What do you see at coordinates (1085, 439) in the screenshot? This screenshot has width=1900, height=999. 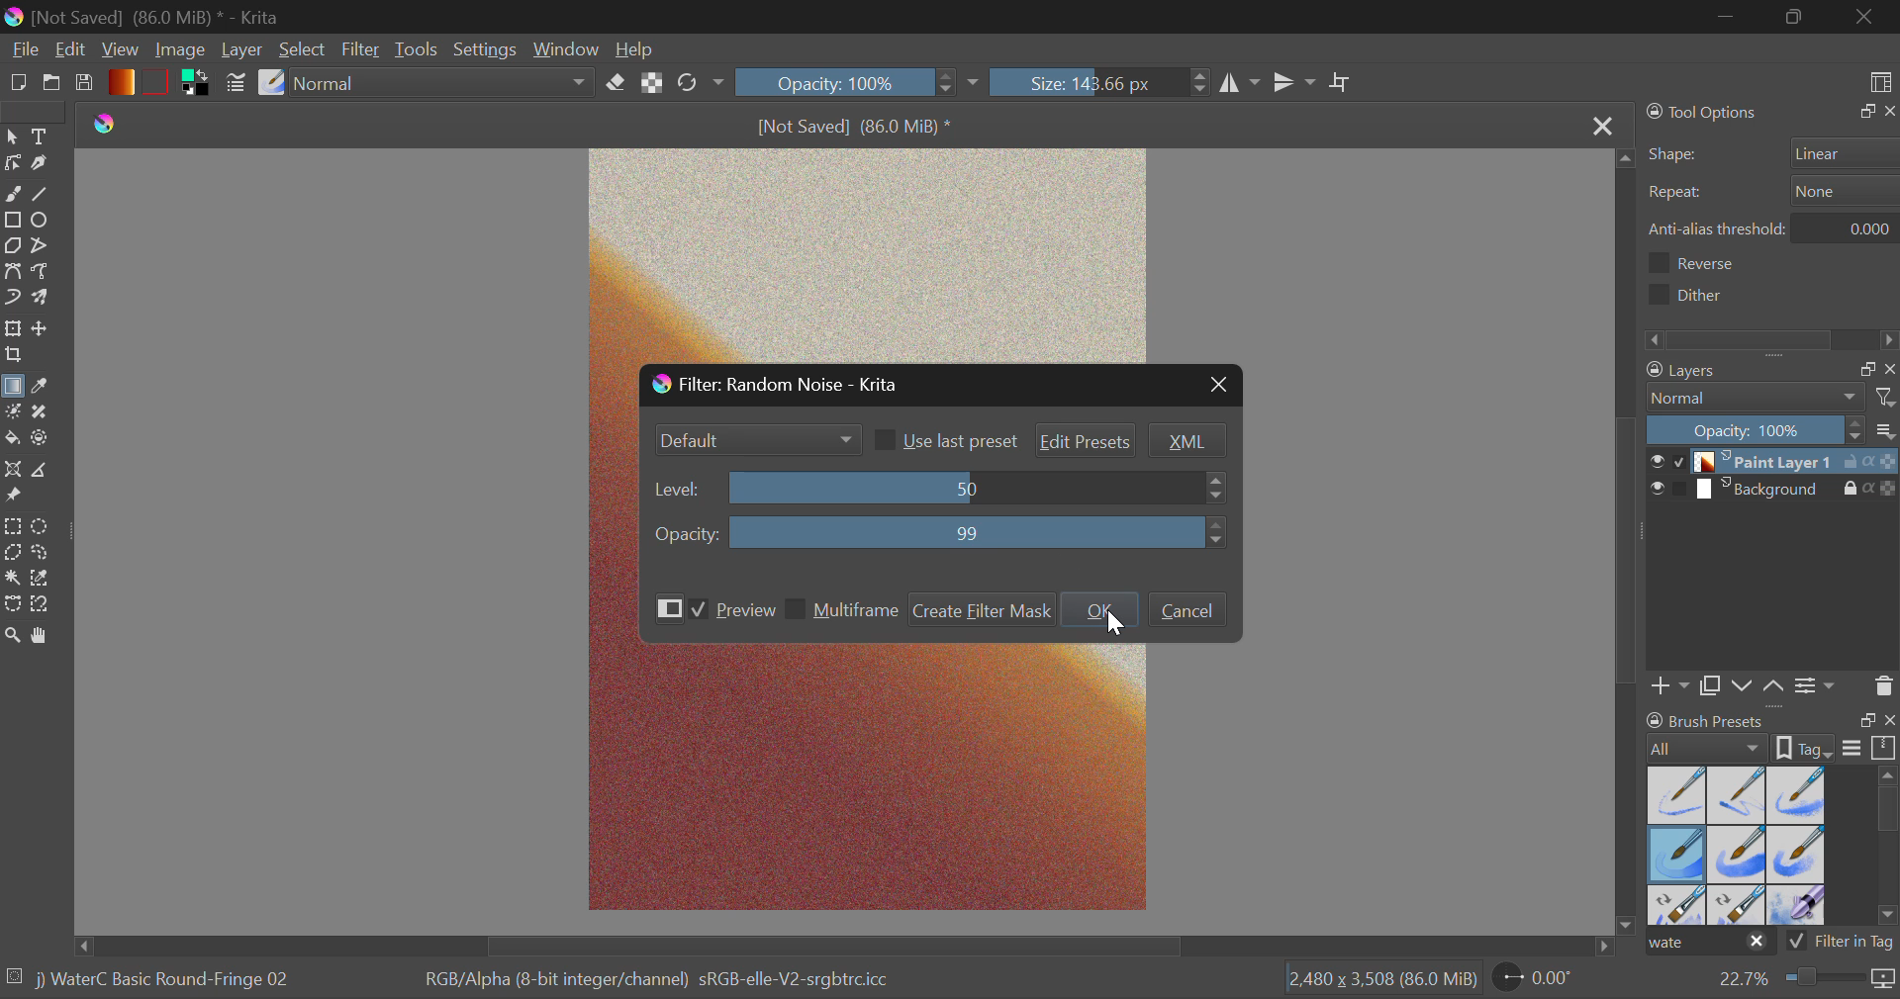 I see `Edit Presets` at bounding box center [1085, 439].